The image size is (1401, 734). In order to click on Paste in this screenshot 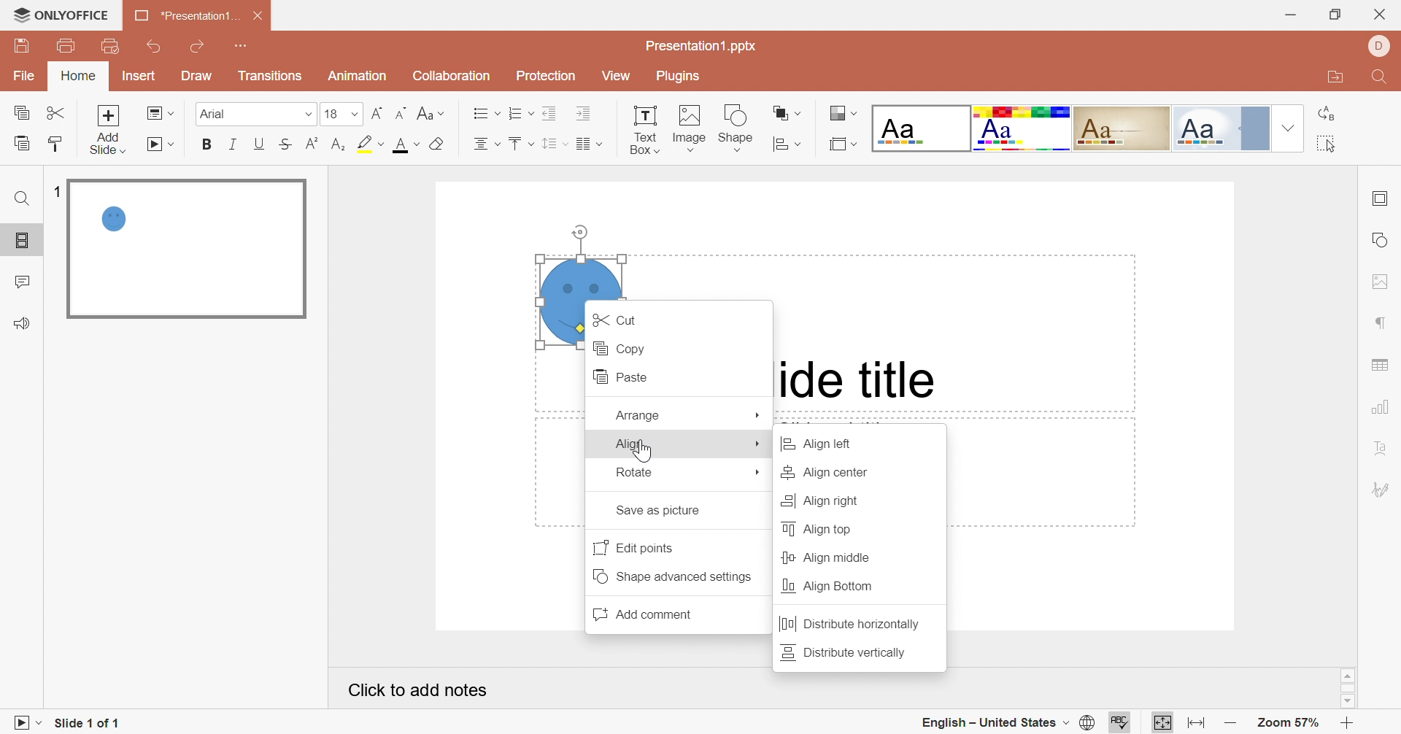, I will do `click(20, 142)`.